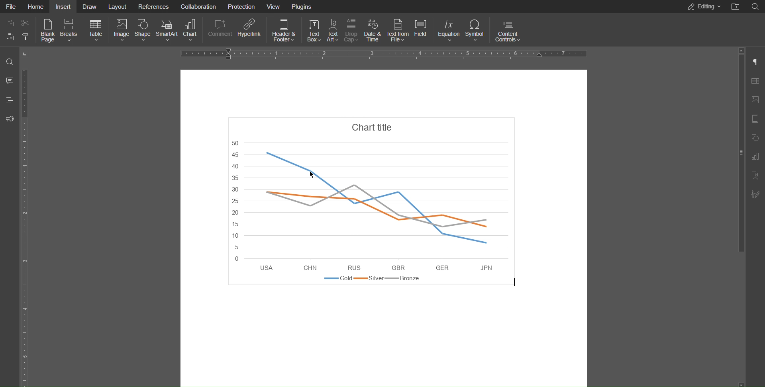  I want to click on Signature, so click(755, 193).